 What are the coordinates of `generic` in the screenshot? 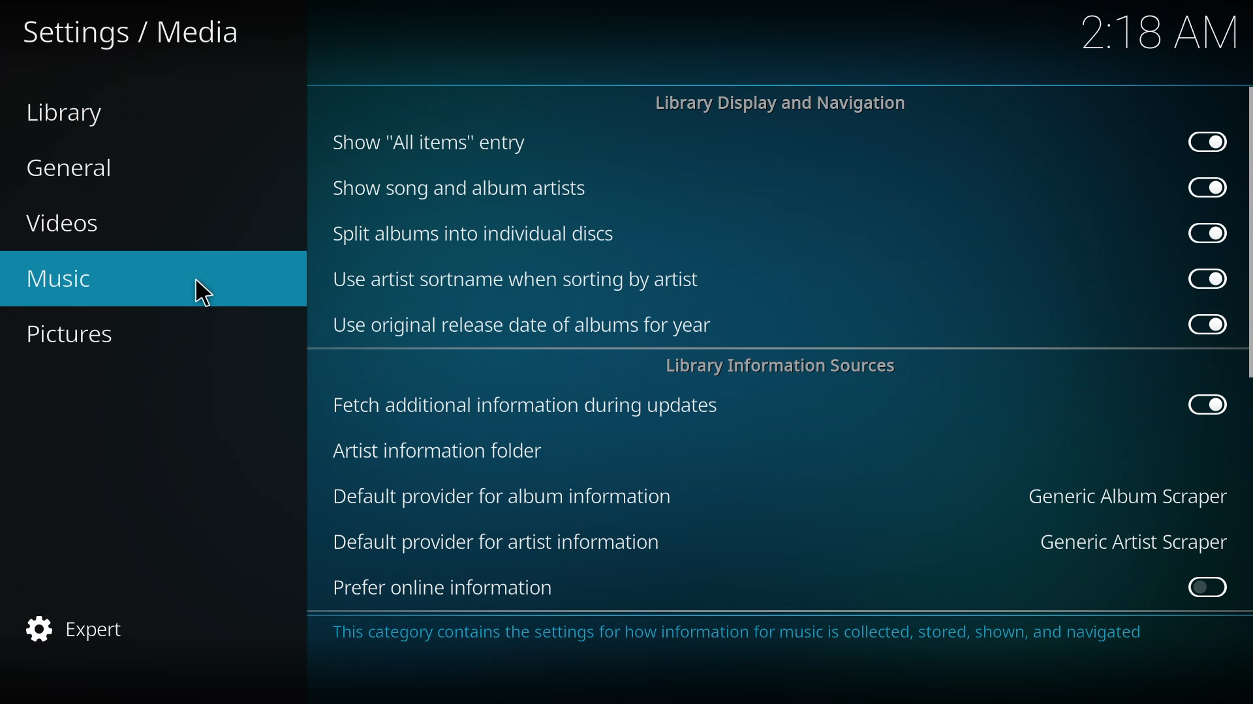 It's located at (1132, 497).